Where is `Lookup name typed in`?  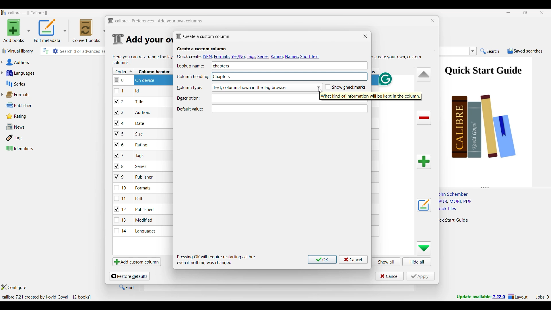 Lookup name typed in is located at coordinates (222, 66).